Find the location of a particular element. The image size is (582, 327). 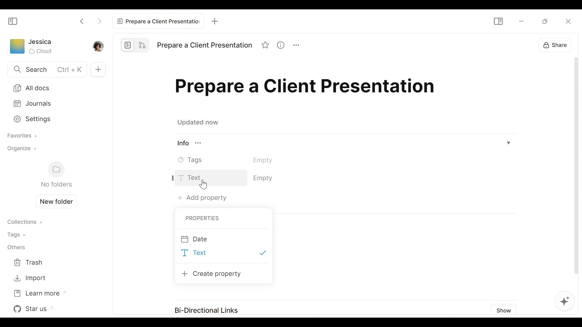

Edgeless mode is located at coordinates (143, 45).